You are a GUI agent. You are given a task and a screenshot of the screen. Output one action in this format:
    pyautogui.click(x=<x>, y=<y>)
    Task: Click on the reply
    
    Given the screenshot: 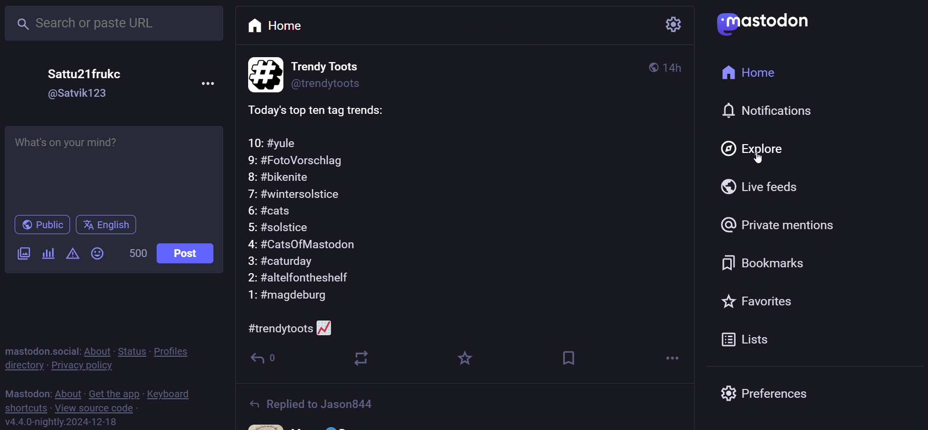 What is the action you would take?
    pyautogui.click(x=270, y=361)
    